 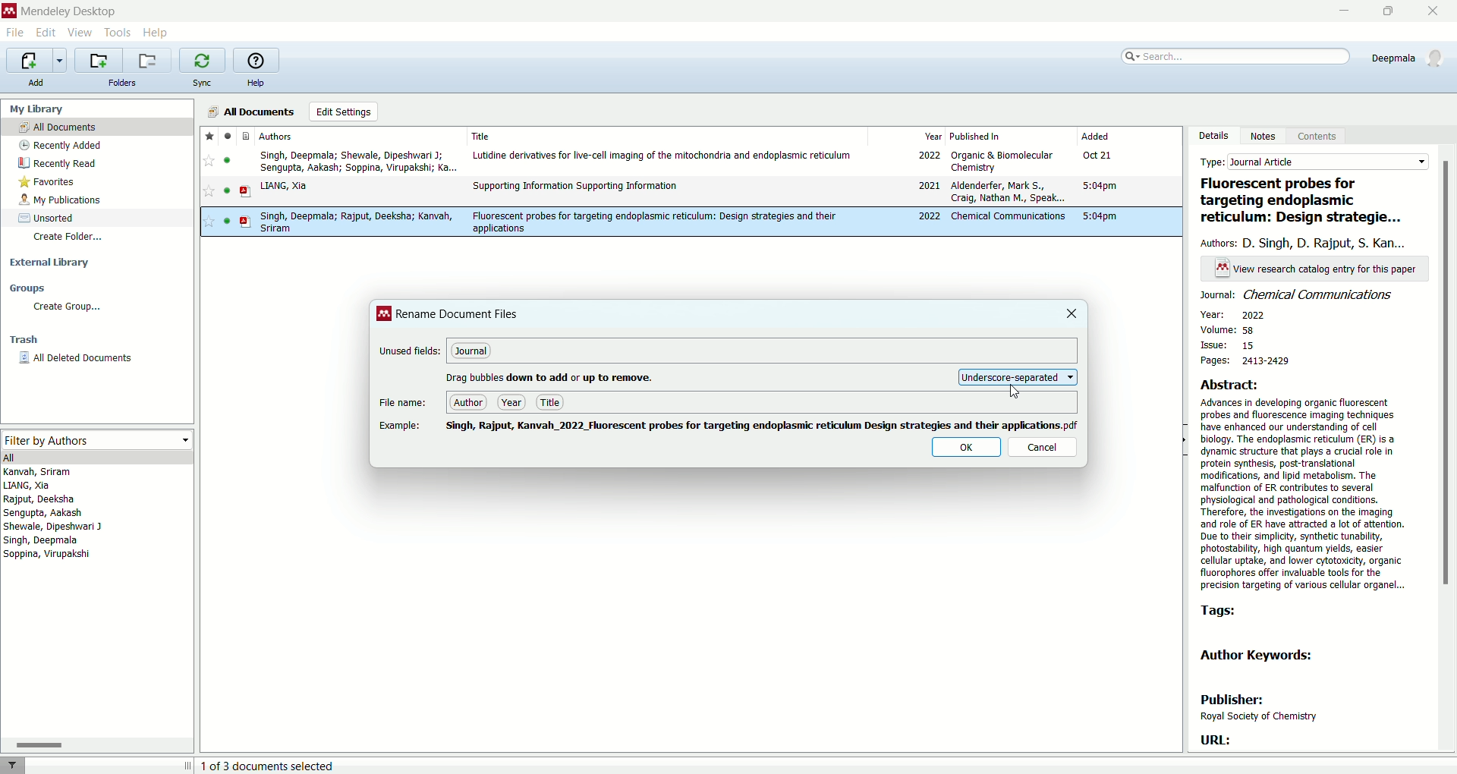 I want to click on add, so click(x=36, y=81).